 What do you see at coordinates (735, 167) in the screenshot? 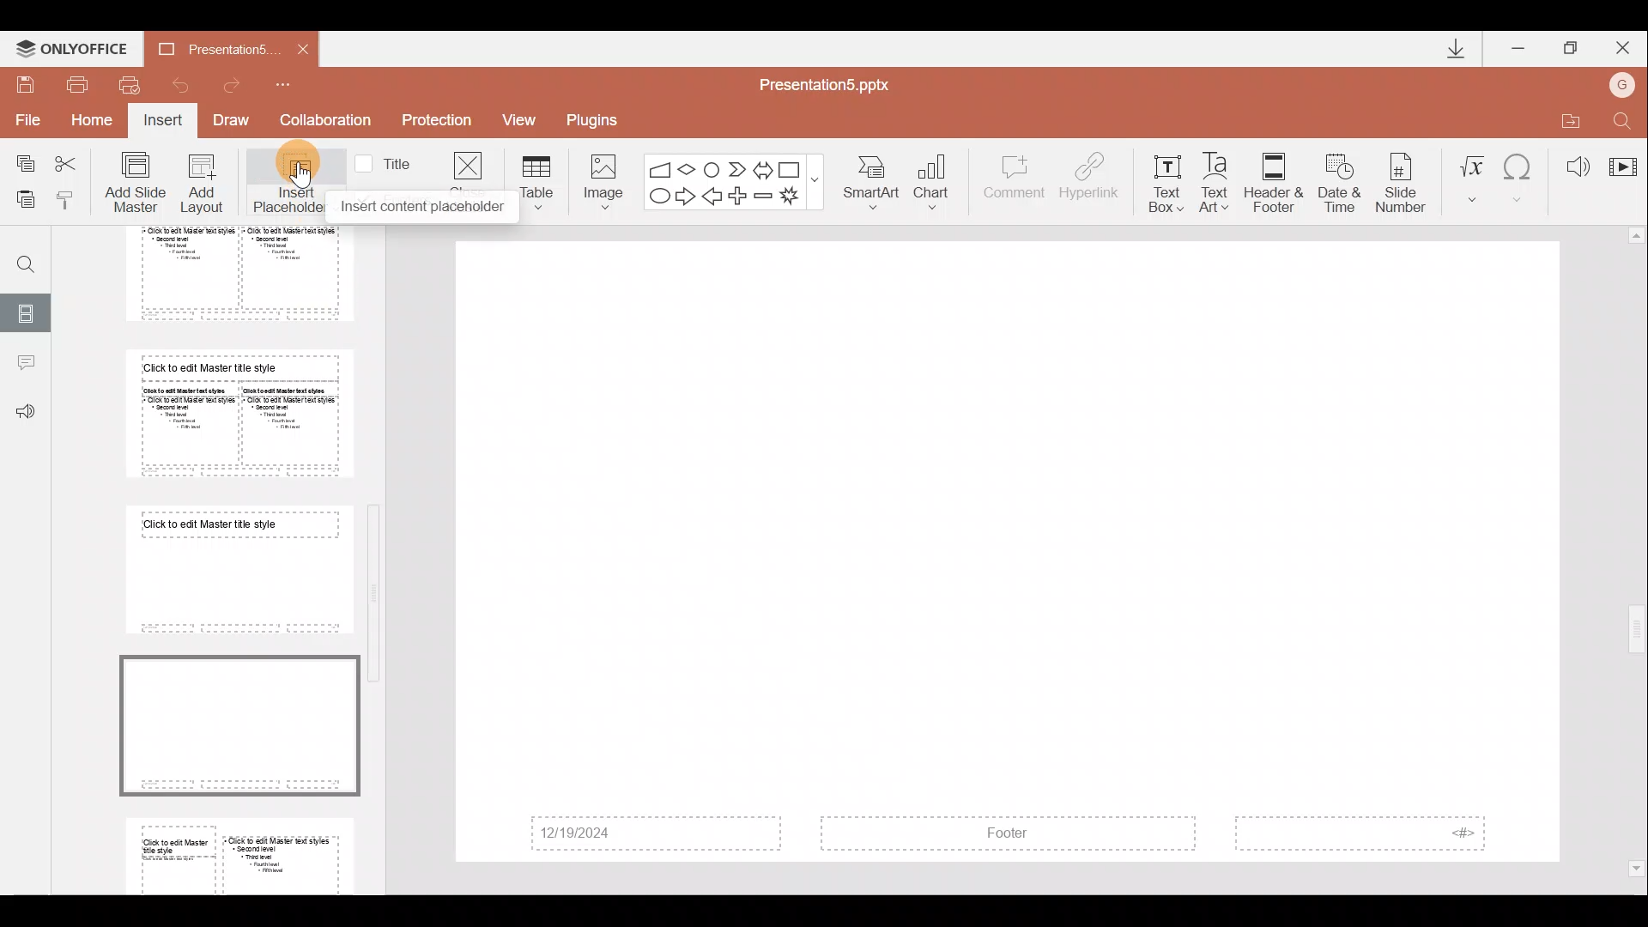
I see `Chevron` at bounding box center [735, 167].